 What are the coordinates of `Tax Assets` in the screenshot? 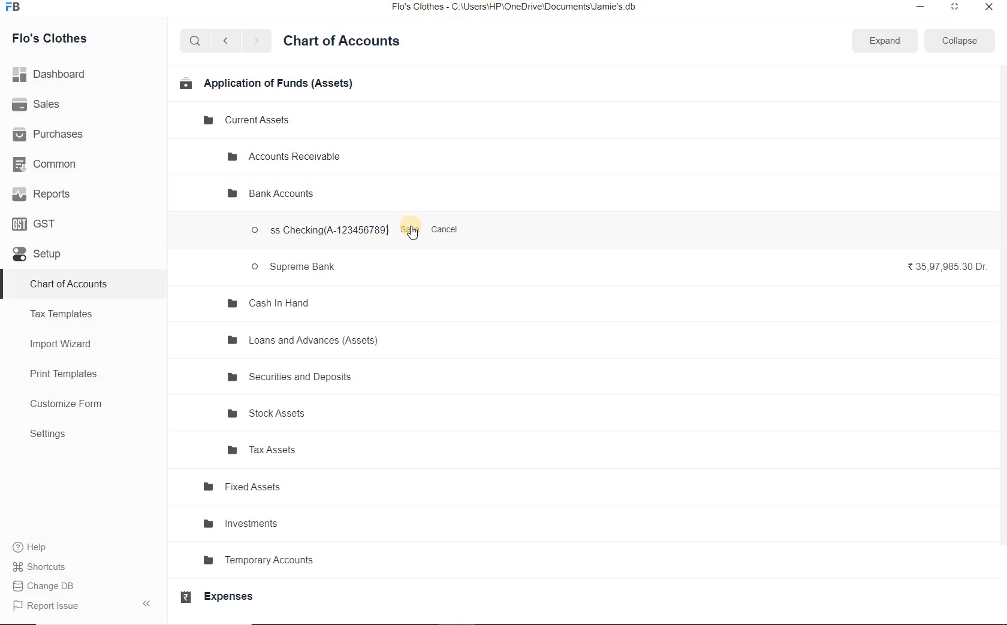 It's located at (284, 453).